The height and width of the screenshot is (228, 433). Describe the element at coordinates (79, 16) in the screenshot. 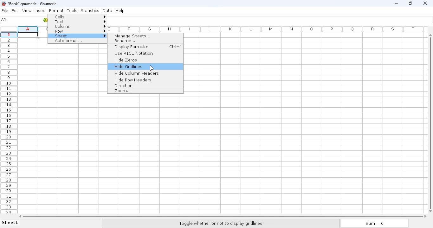

I see `cells` at that location.